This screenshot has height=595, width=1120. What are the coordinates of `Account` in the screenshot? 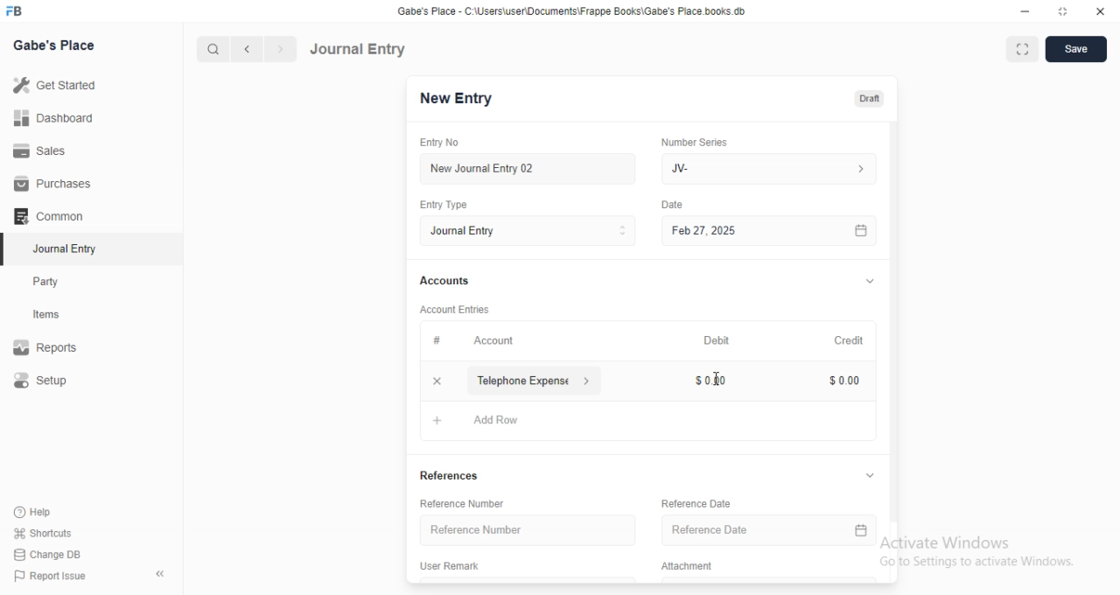 It's located at (494, 341).